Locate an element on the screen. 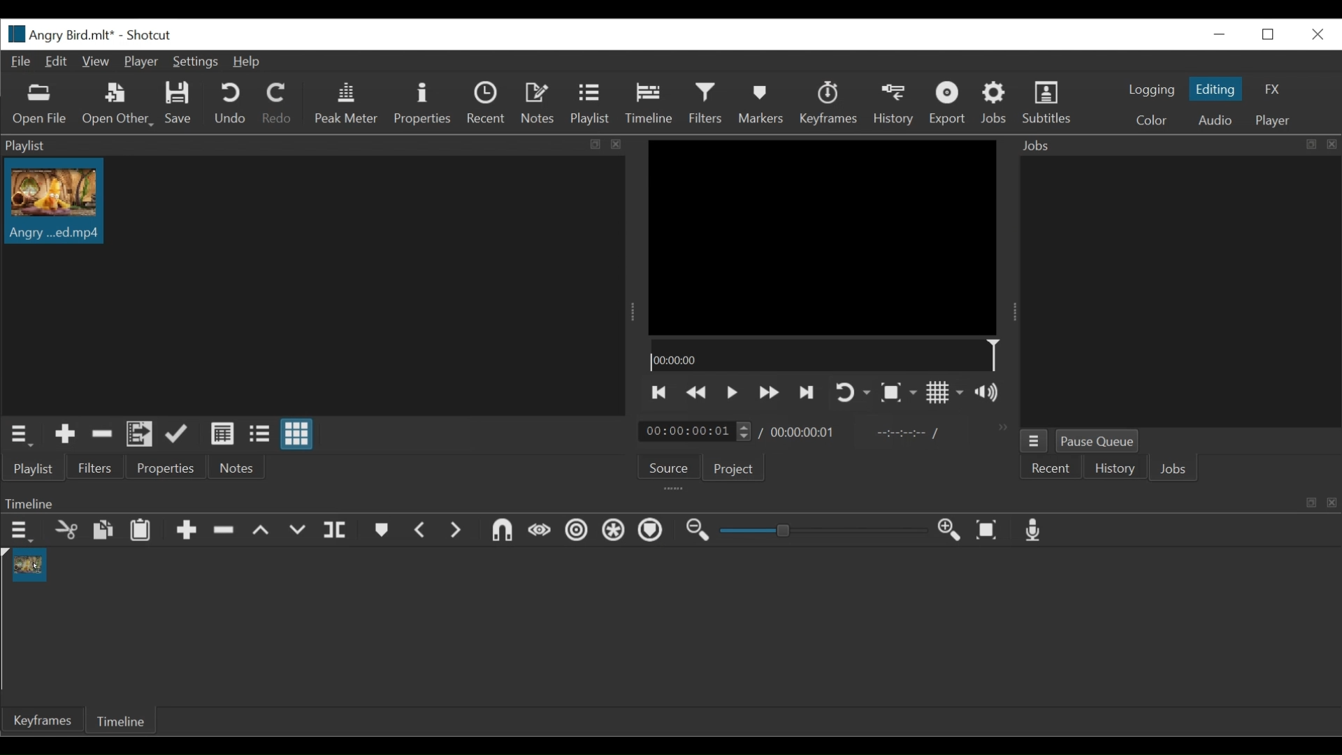 Image resolution: width=1342 pixels, height=755 pixels. Peak master is located at coordinates (347, 105).